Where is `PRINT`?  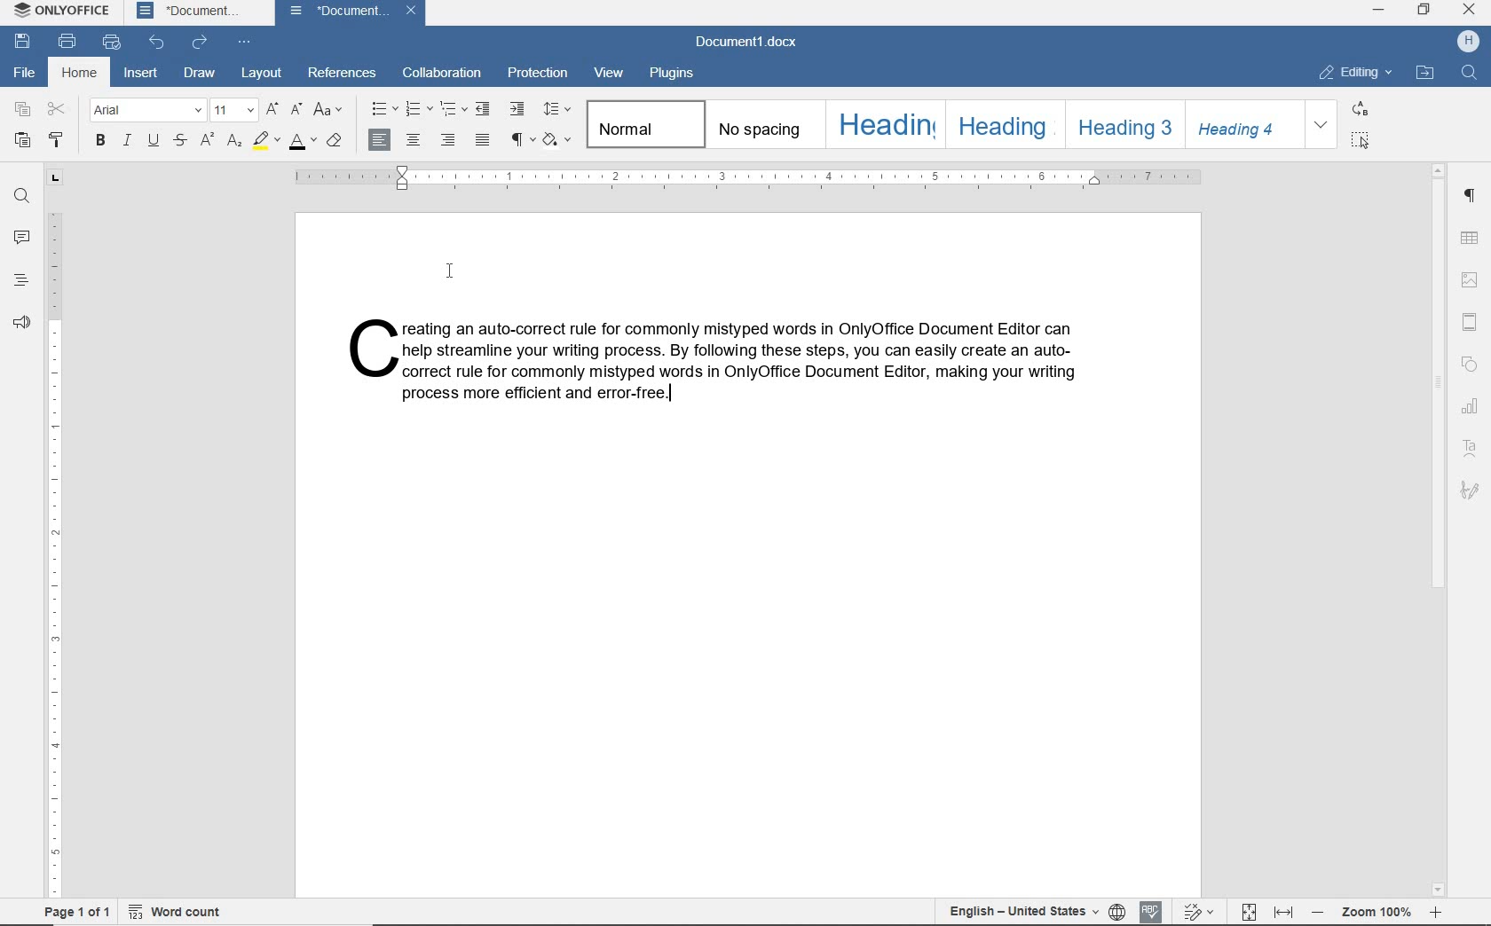 PRINT is located at coordinates (67, 39).